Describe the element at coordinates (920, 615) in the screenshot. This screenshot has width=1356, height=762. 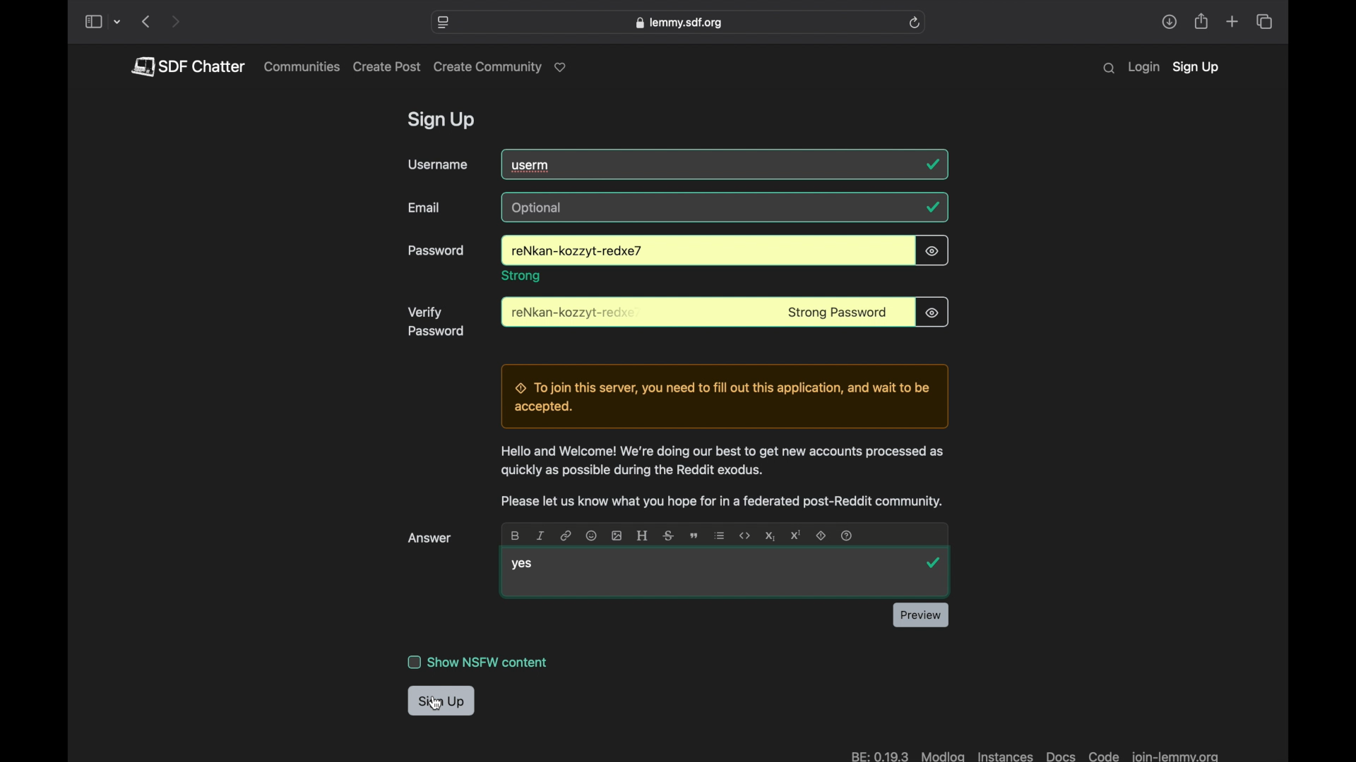
I see `review` at that location.